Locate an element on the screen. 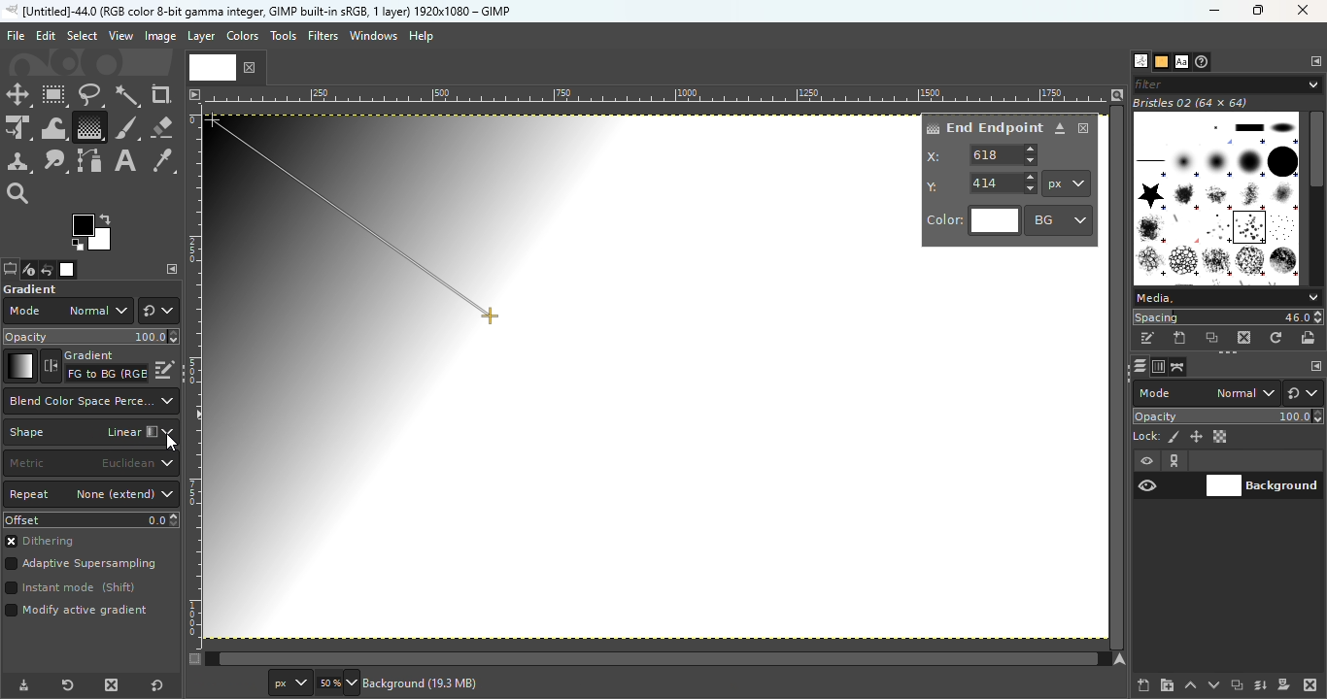 The image size is (1327, 699). 460,100 is located at coordinates (224, 682).